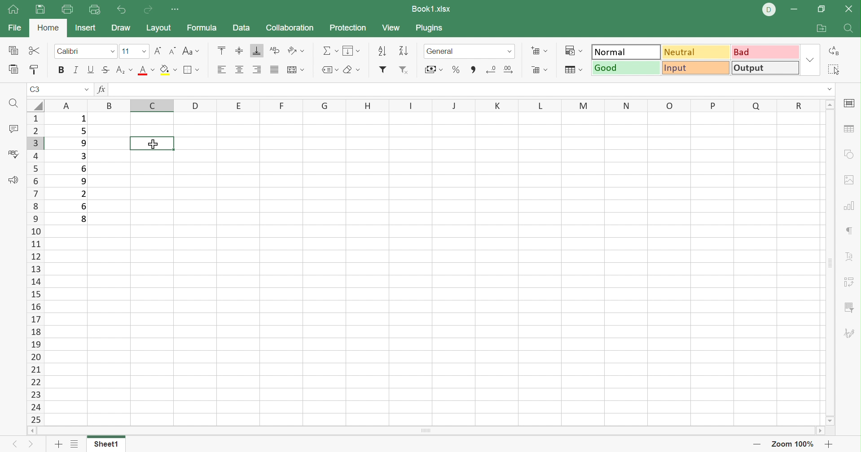 The width and height of the screenshot is (861, 452). Describe the element at coordinates (382, 52) in the screenshot. I see `Ascending order` at that location.